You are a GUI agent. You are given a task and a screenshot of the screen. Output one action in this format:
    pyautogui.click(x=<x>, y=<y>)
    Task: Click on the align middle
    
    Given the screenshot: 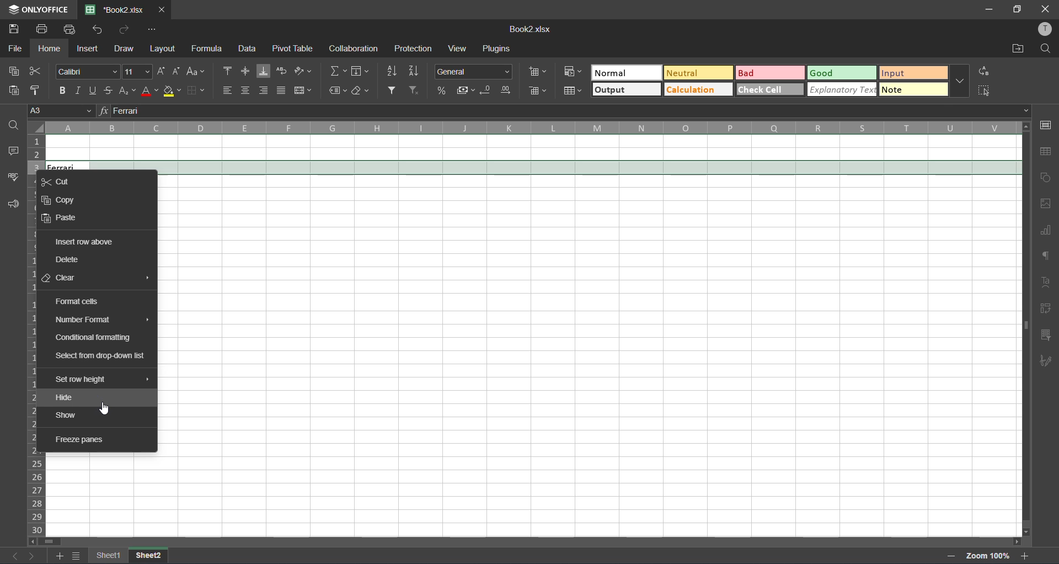 What is the action you would take?
    pyautogui.click(x=244, y=71)
    